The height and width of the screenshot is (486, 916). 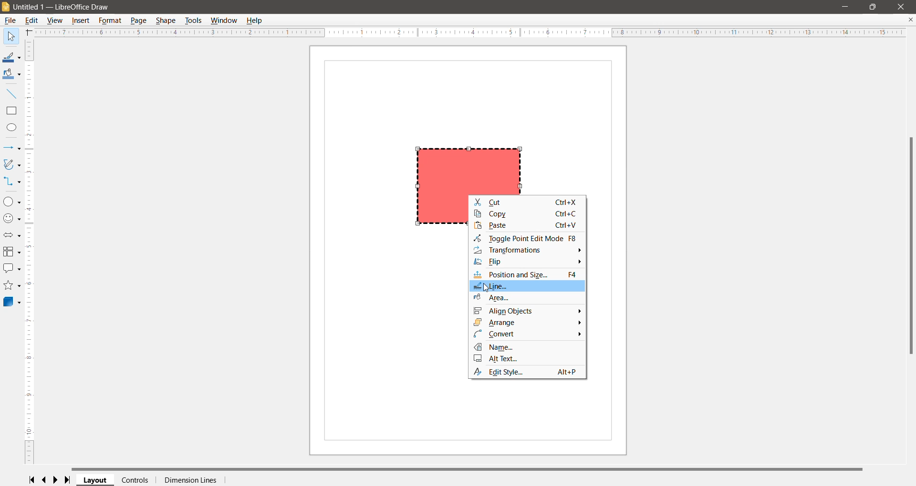 I want to click on Line, so click(x=527, y=286).